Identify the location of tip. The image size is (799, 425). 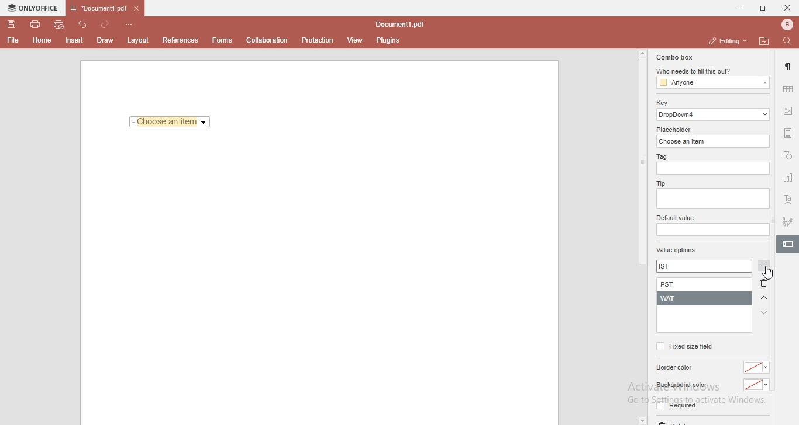
(659, 183).